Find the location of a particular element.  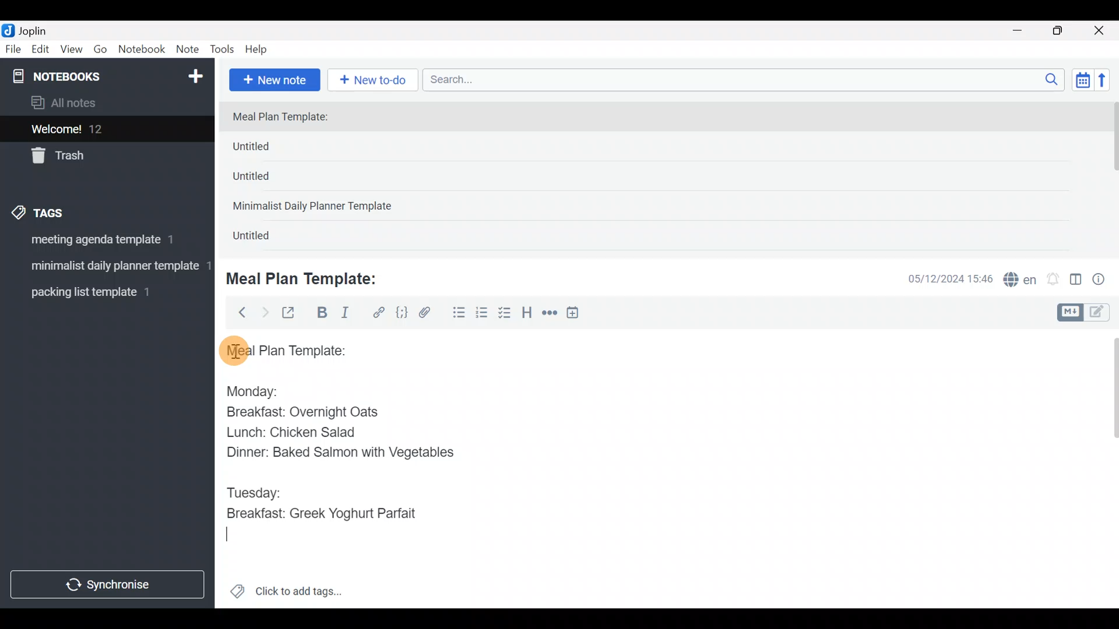

Code is located at coordinates (400, 312).